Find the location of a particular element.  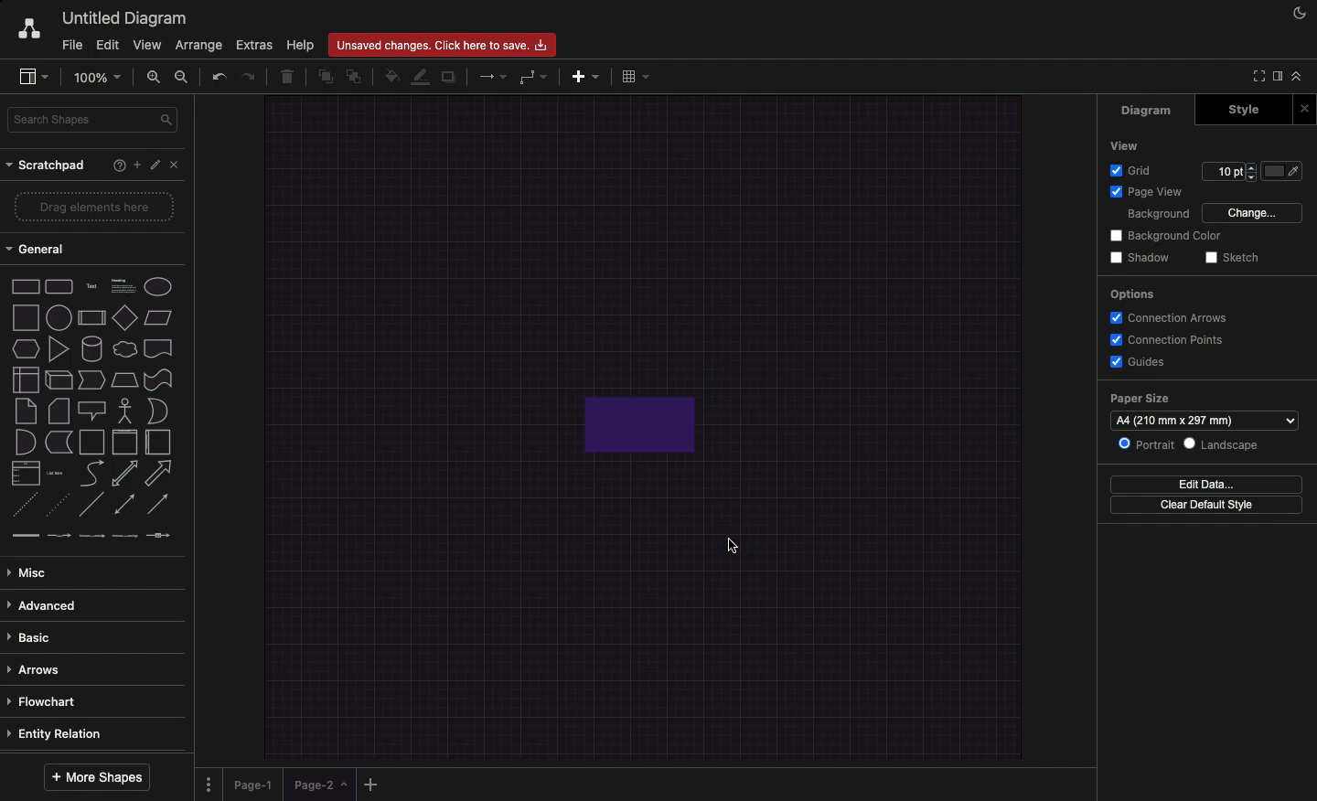

vertical container is located at coordinates (123, 443).